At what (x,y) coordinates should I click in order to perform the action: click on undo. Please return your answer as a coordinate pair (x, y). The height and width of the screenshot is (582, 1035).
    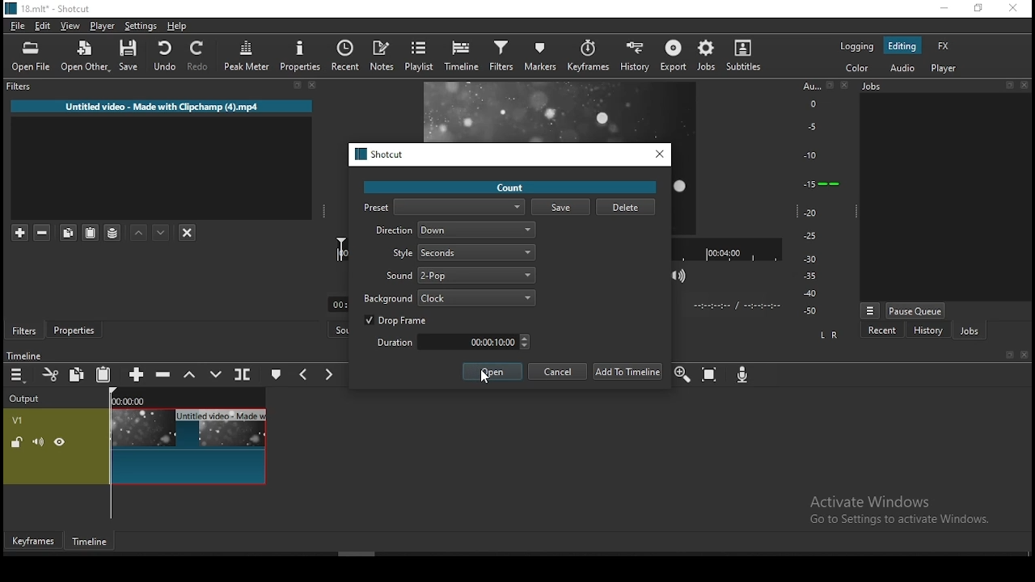
    Looking at the image, I should click on (164, 56).